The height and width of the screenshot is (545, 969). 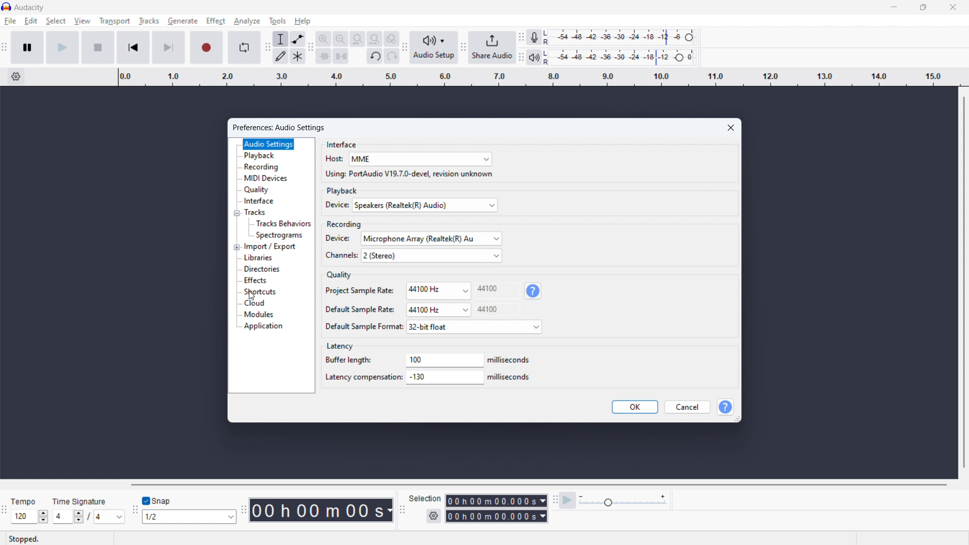 I want to click on vertical scrollbar, so click(x=965, y=282).